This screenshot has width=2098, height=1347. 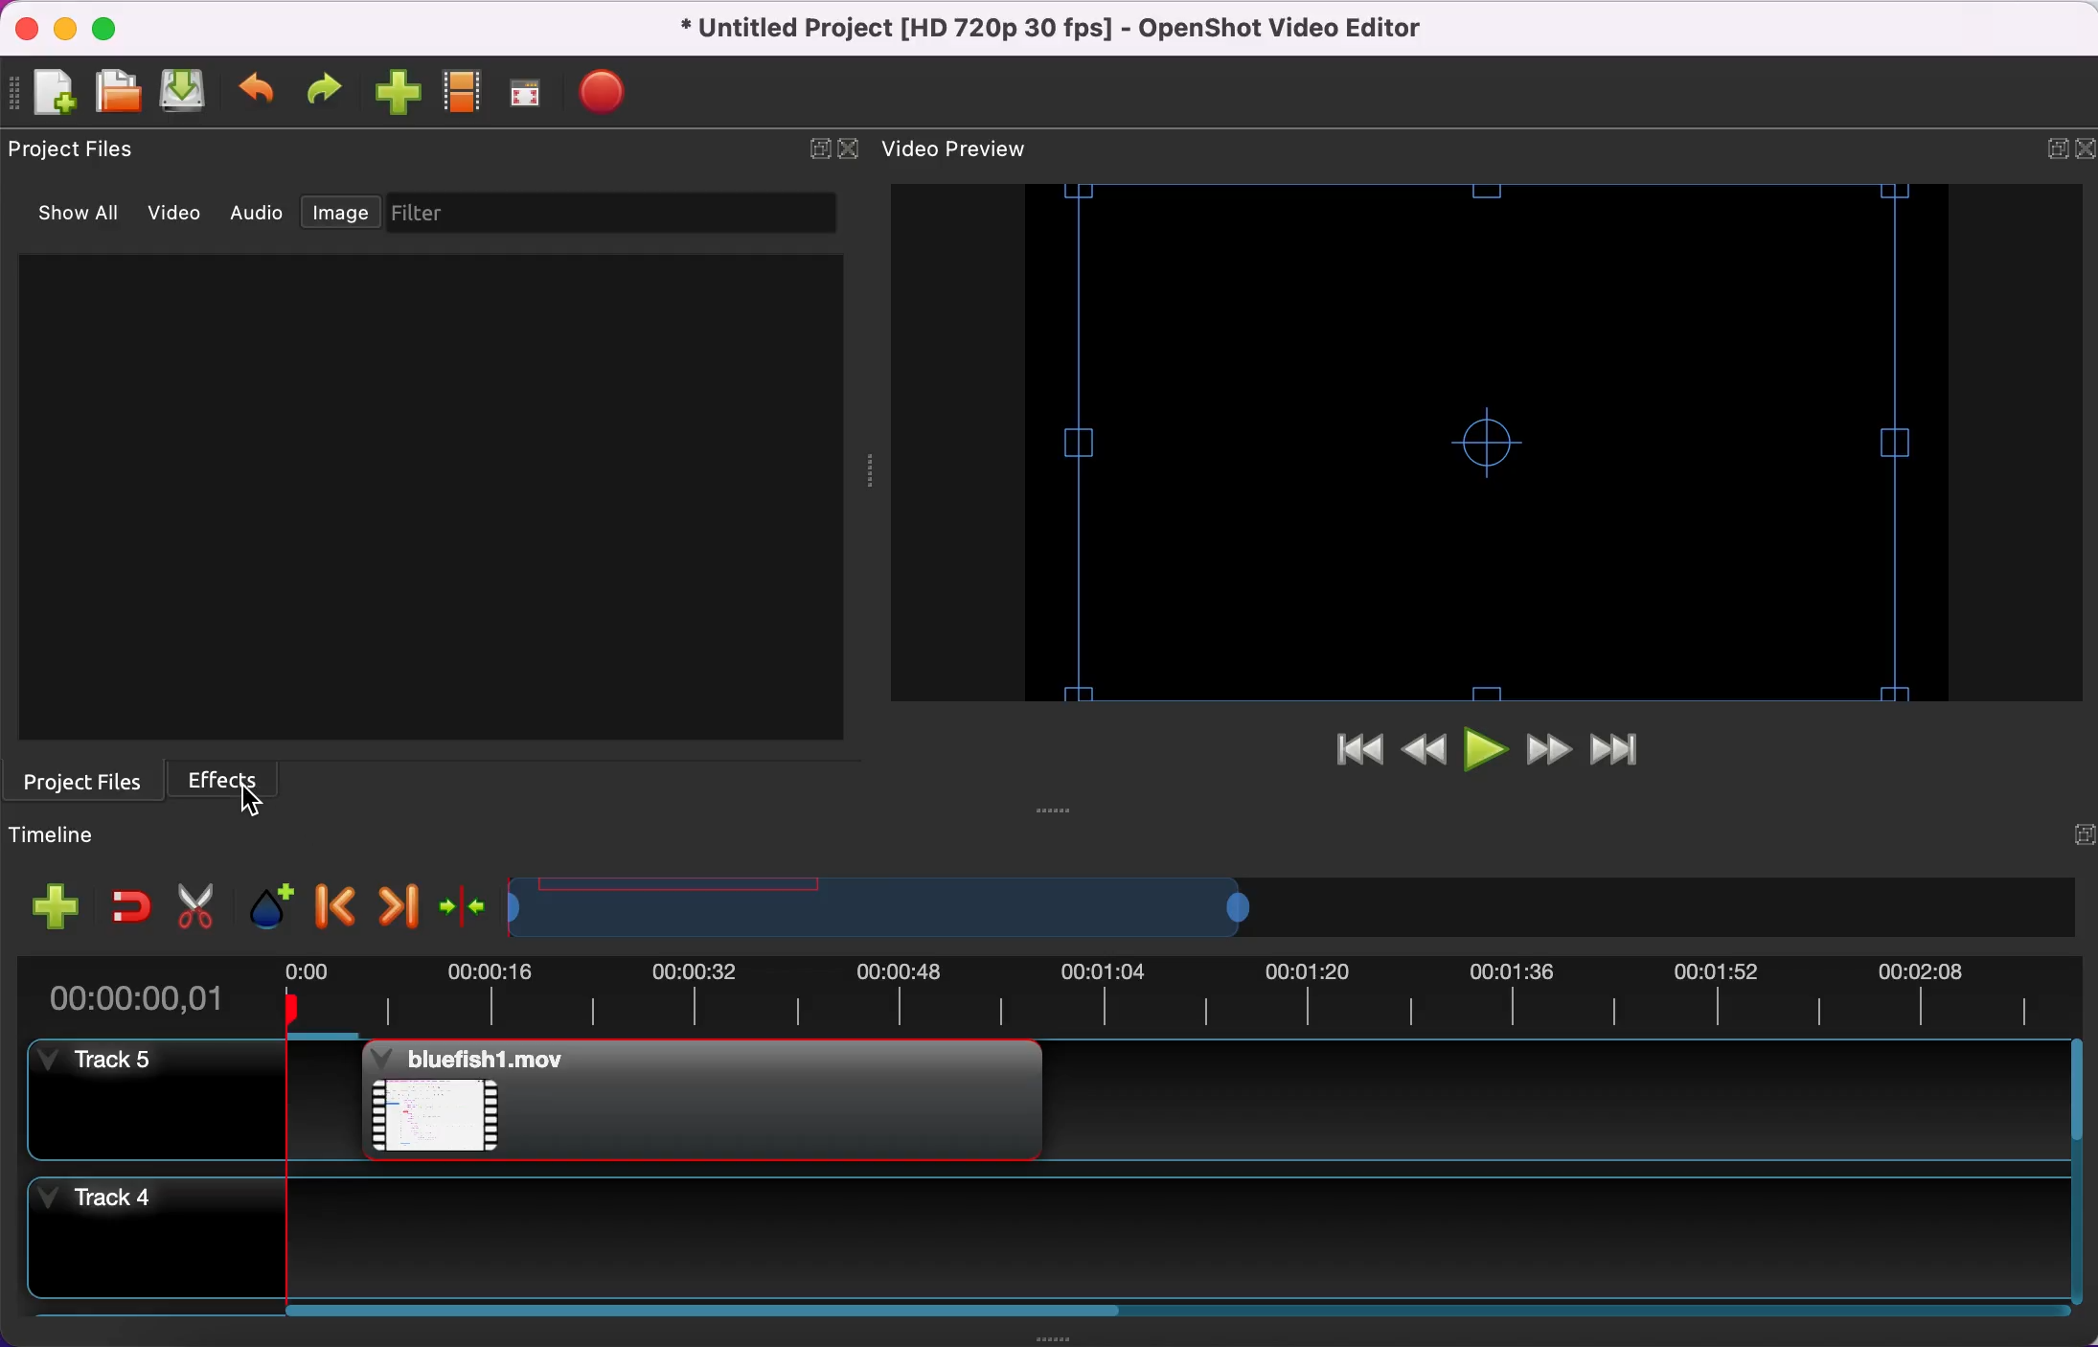 I want to click on undo, so click(x=259, y=97).